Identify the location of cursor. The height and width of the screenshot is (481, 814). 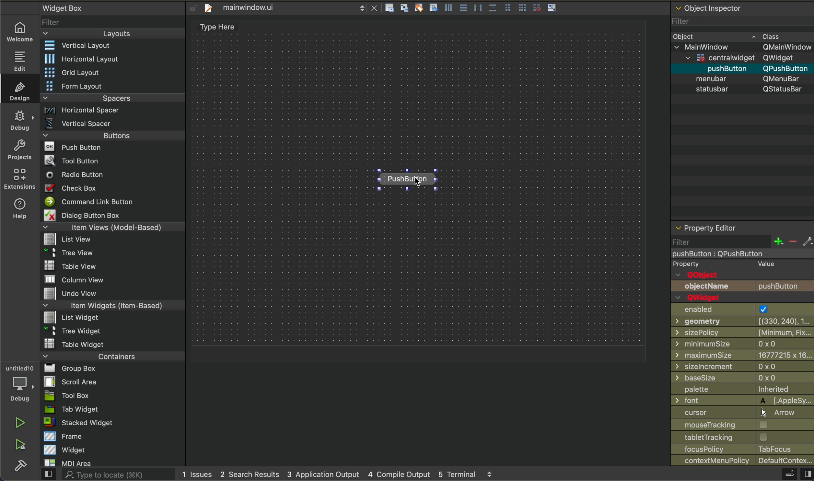
(416, 182).